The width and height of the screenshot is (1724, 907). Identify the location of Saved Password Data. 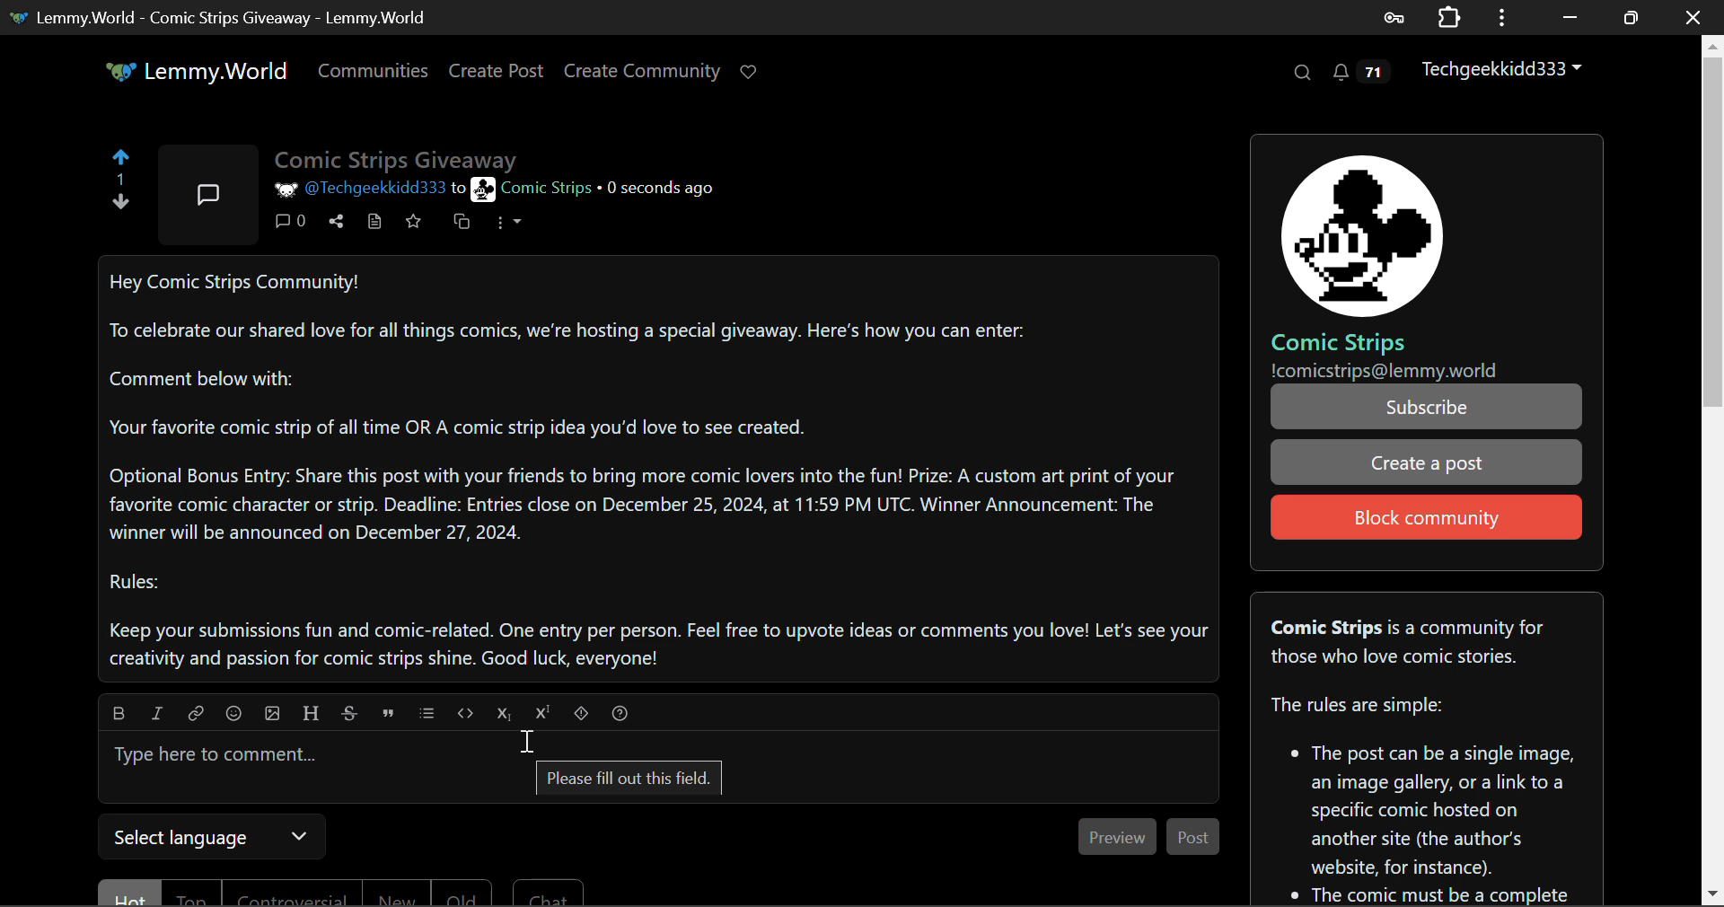
(1392, 17).